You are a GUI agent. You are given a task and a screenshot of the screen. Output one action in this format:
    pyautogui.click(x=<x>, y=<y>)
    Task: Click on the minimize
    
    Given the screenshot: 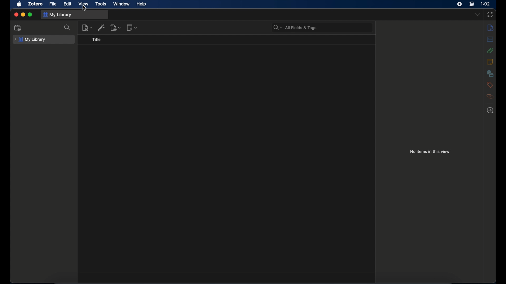 What is the action you would take?
    pyautogui.click(x=23, y=15)
    